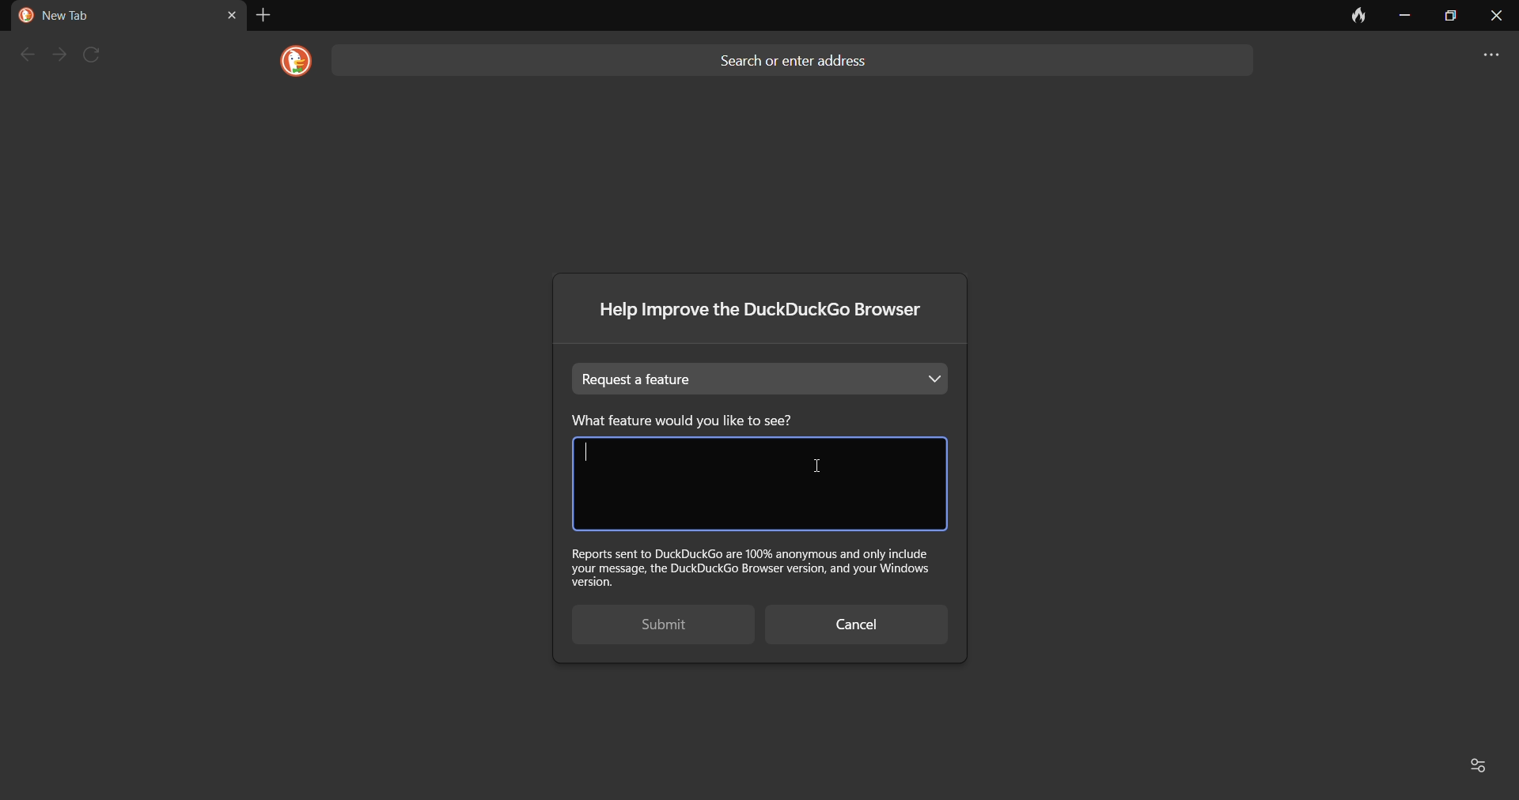  I want to click on add tab, so click(262, 15).